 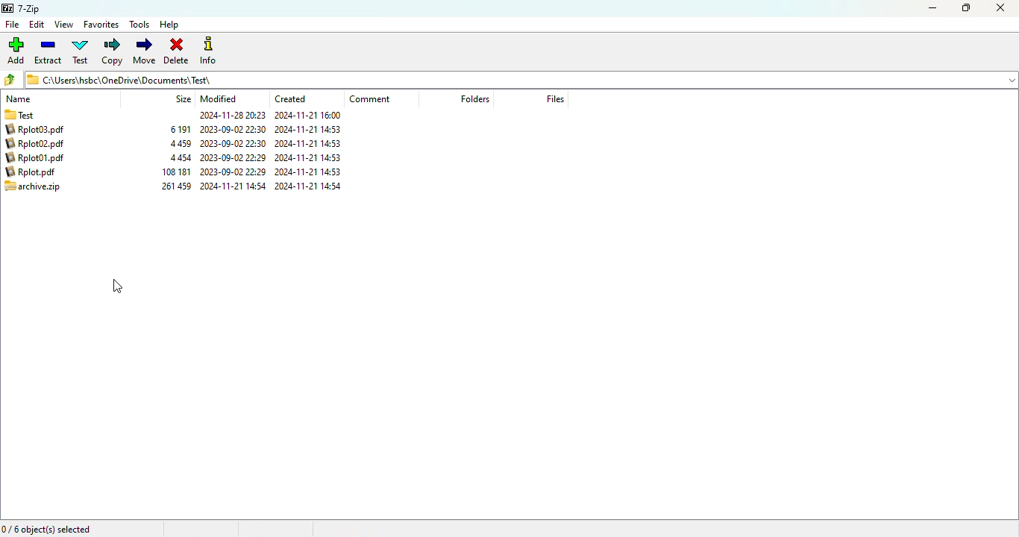 What do you see at coordinates (233, 144) in the screenshot?
I see `2023-09-02 22:30` at bounding box center [233, 144].